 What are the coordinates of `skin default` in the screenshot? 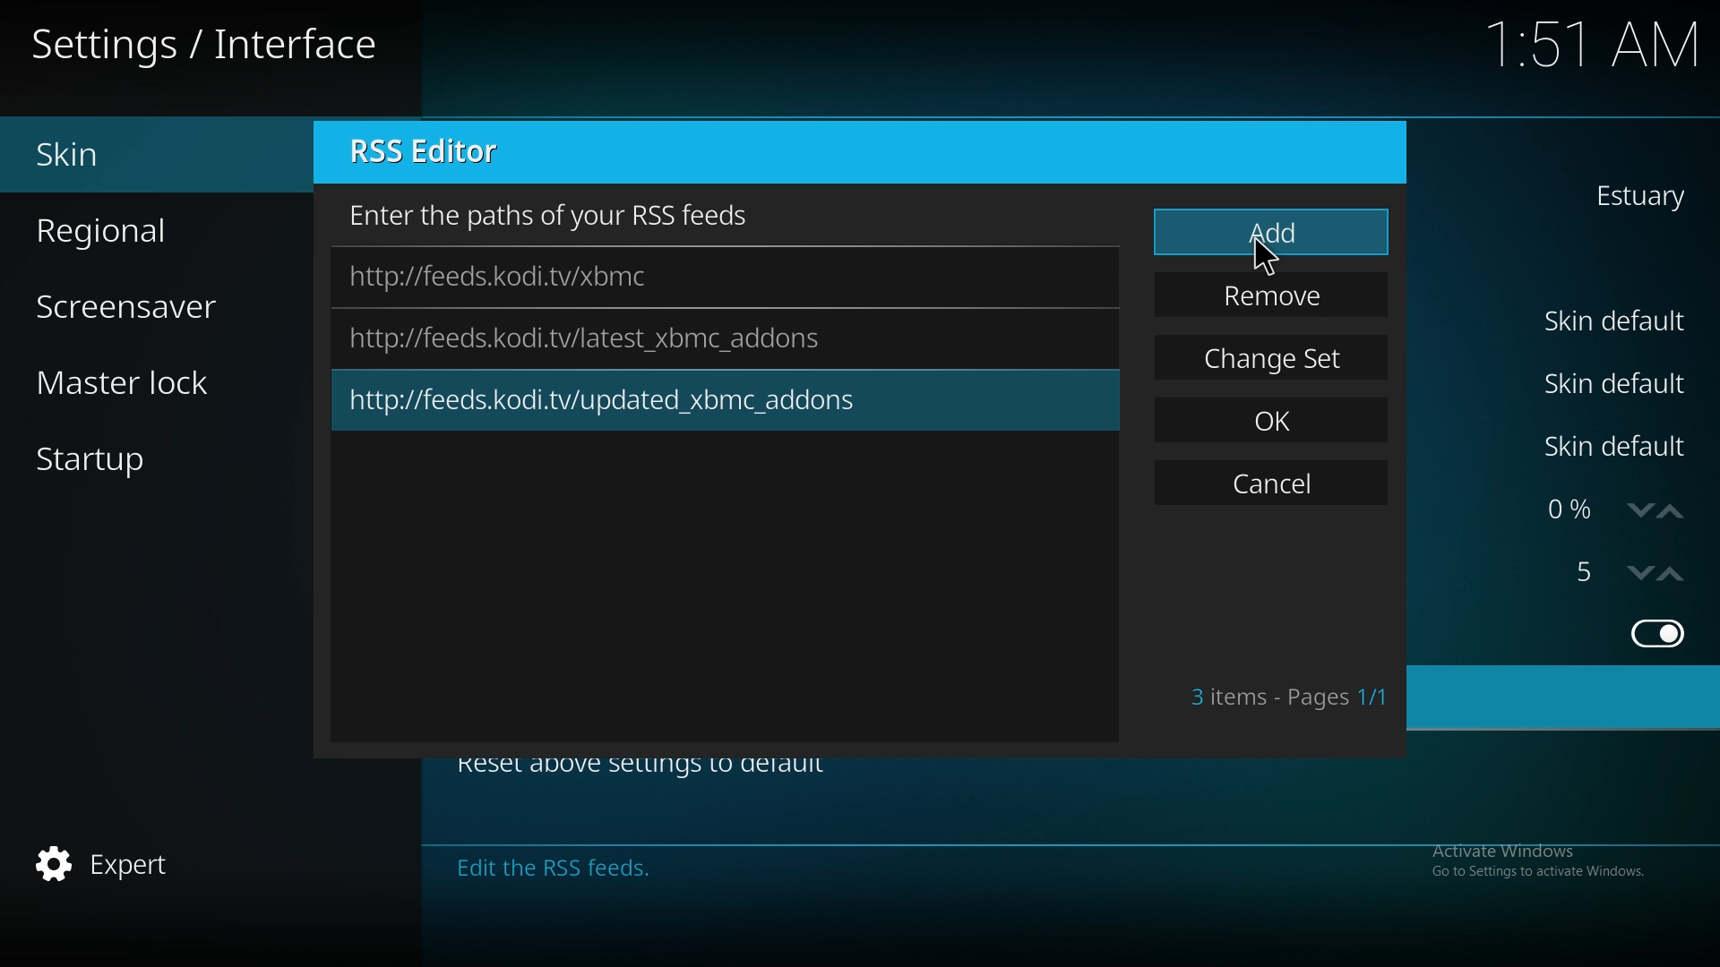 It's located at (1619, 447).